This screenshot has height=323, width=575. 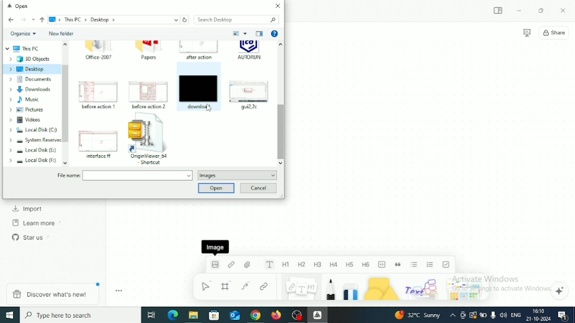 I want to click on Search Desktop, so click(x=236, y=19).